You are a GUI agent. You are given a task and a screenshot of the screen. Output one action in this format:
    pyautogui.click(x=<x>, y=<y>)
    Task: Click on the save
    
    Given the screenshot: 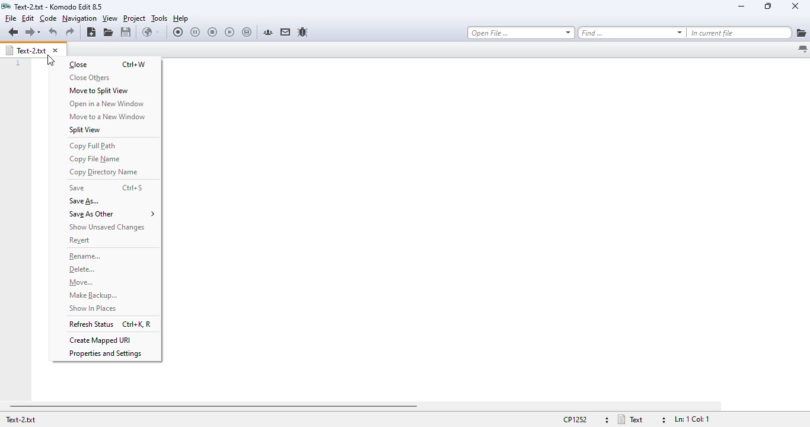 What is the action you would take?
    pyautogui.click(x=78, y=188)
    